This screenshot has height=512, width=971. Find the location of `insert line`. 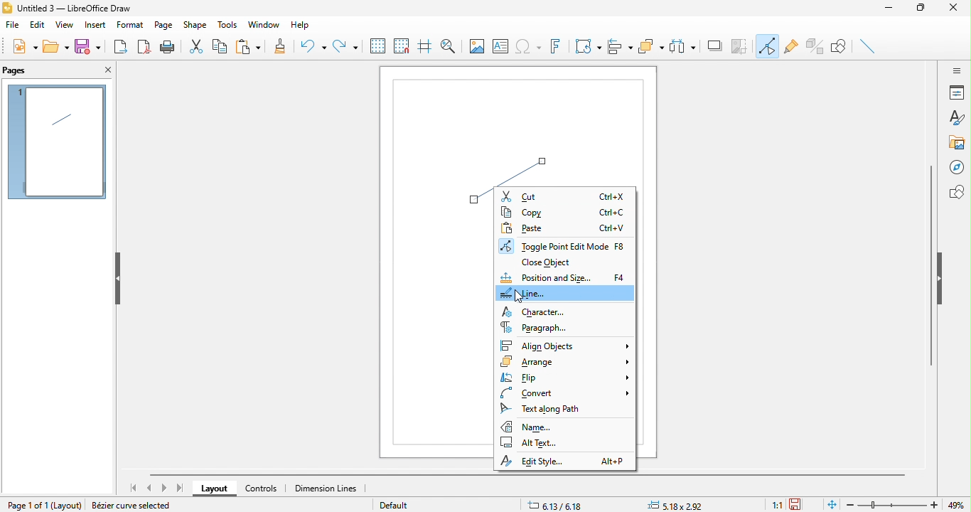

insert line is located at coordinates (870, 47).